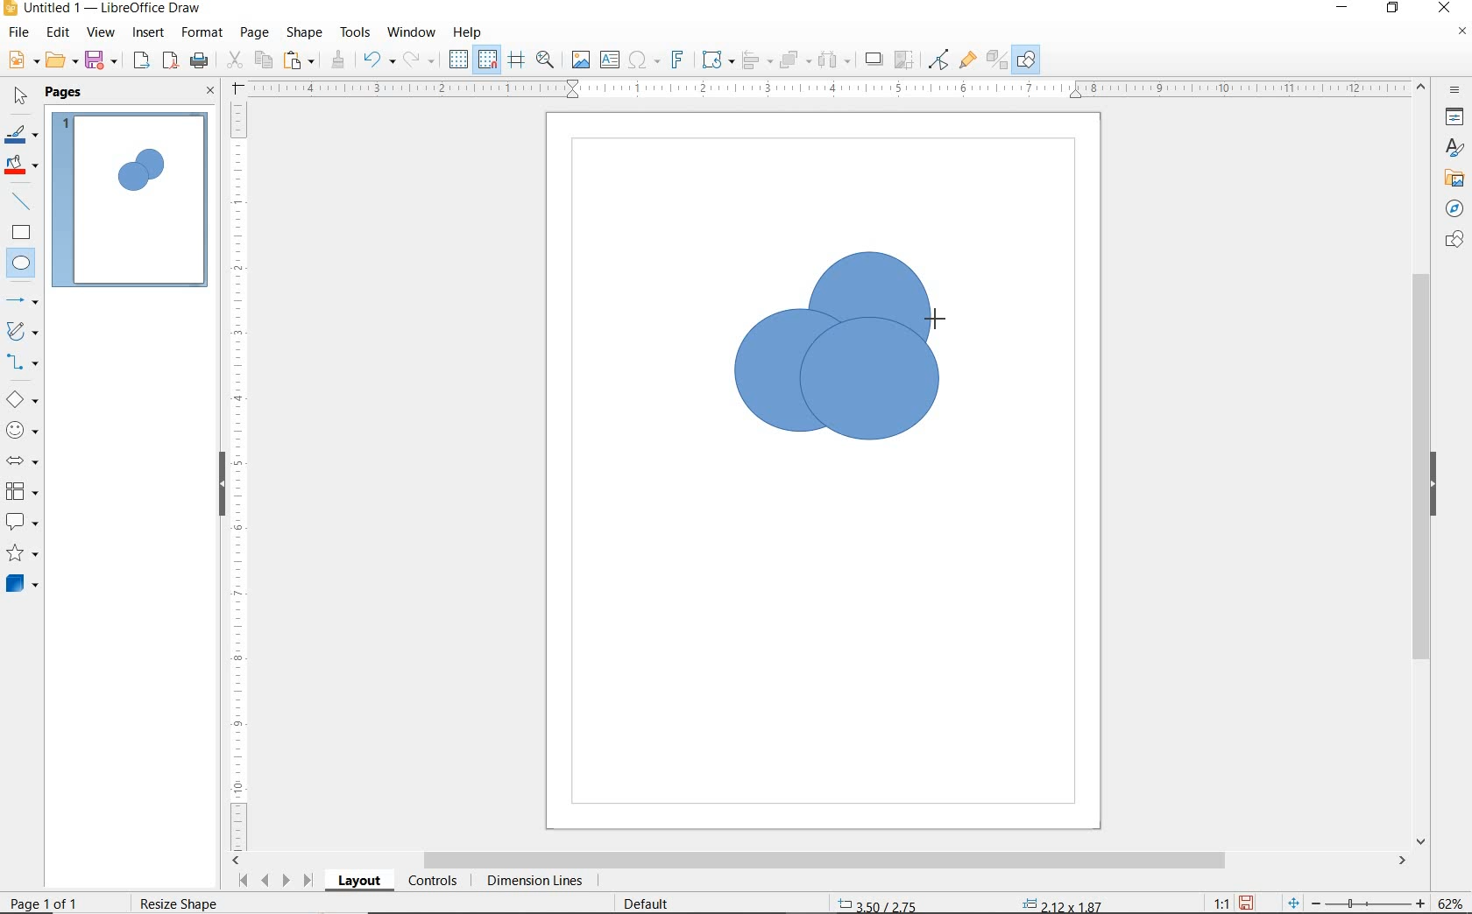 The width and height of the screenshot is (1472, 914). What do you see at coordinates (24, 302) in the screenshot?
I see `LINES AND ARROWS` at bounding box center [24, 302].